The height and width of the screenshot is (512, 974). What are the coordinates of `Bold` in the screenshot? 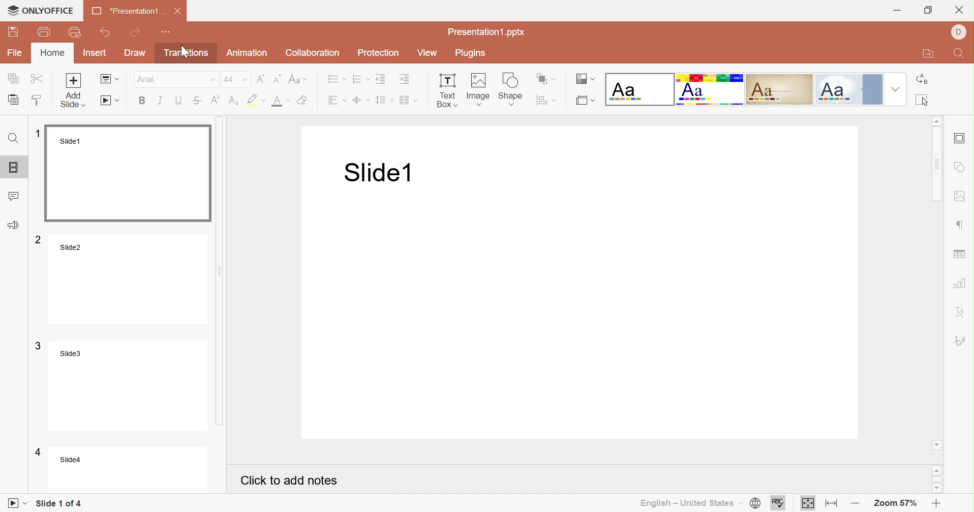 It's located at (142, 102).